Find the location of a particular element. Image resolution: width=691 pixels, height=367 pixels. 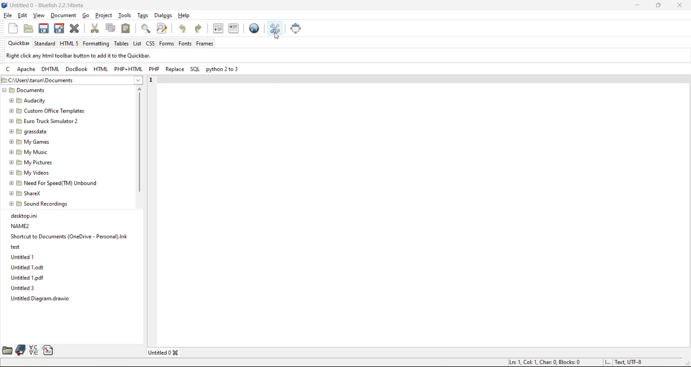

c is located at coordinates (10, 70).